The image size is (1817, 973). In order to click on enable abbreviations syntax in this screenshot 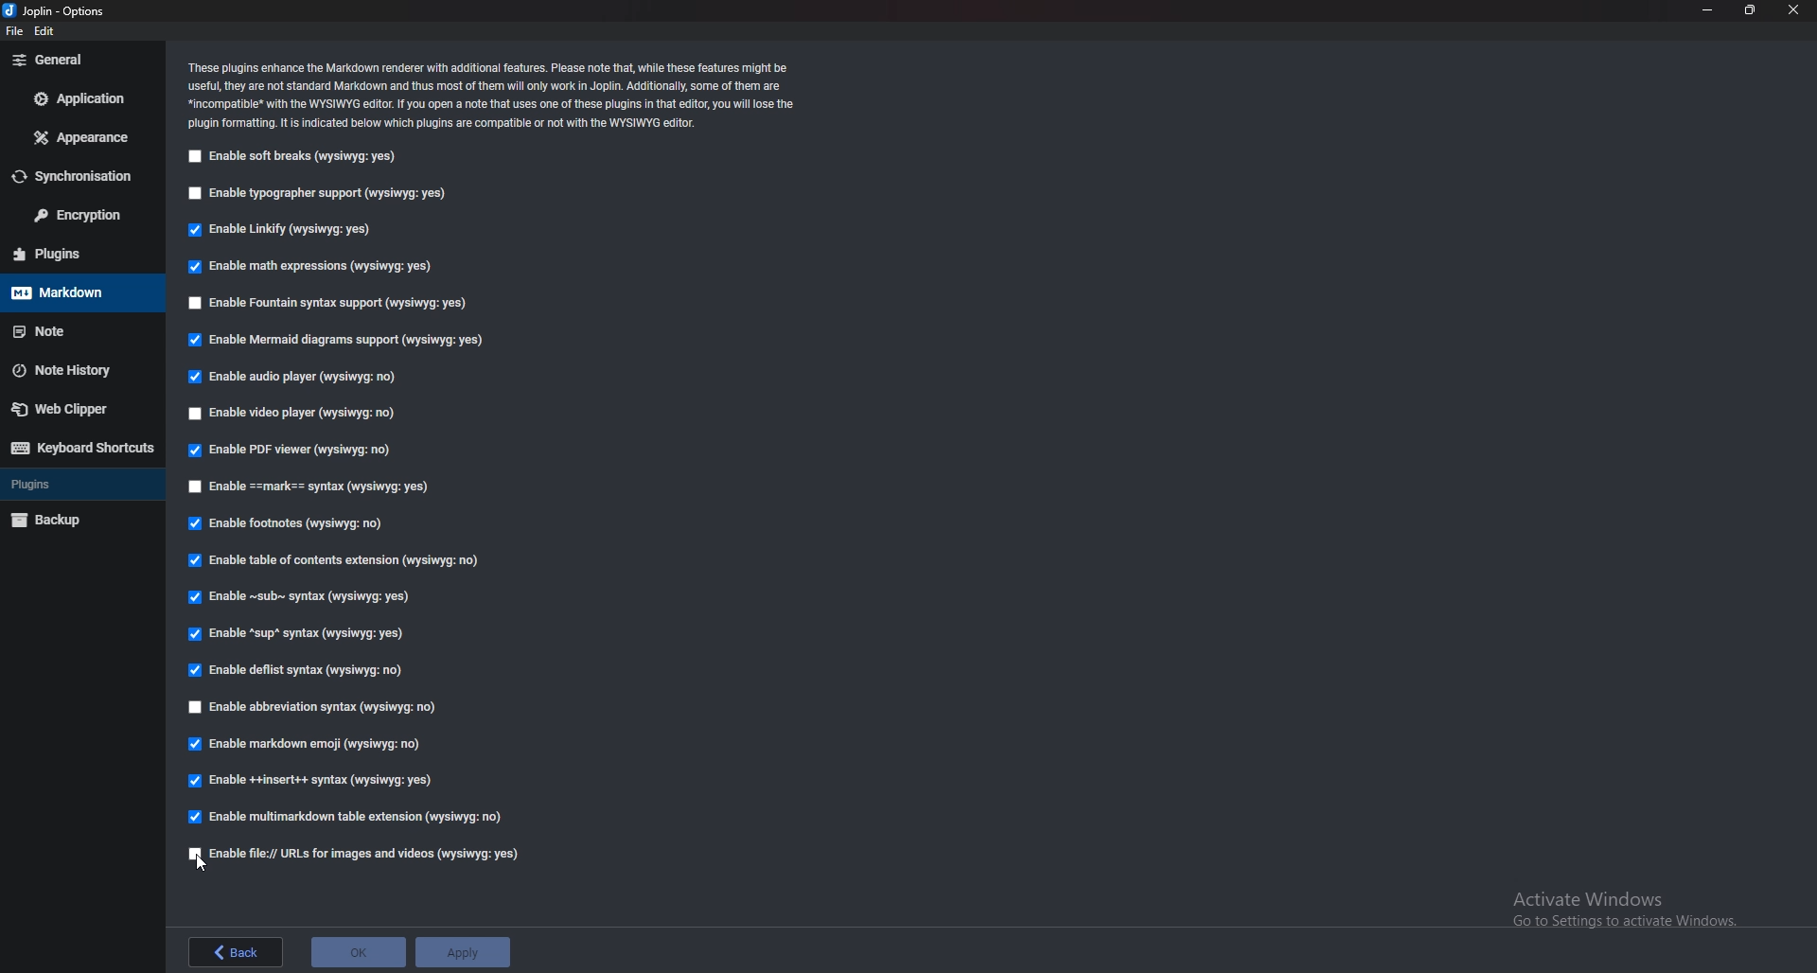, I will do `click(339, 709)`.